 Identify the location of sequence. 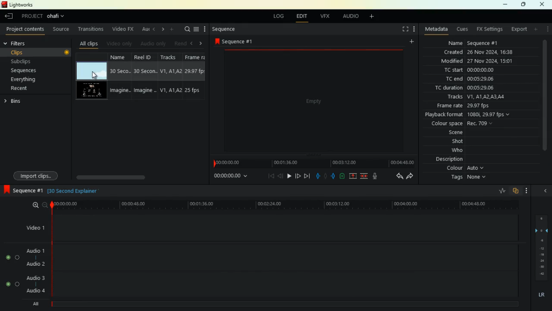
(224, 30).